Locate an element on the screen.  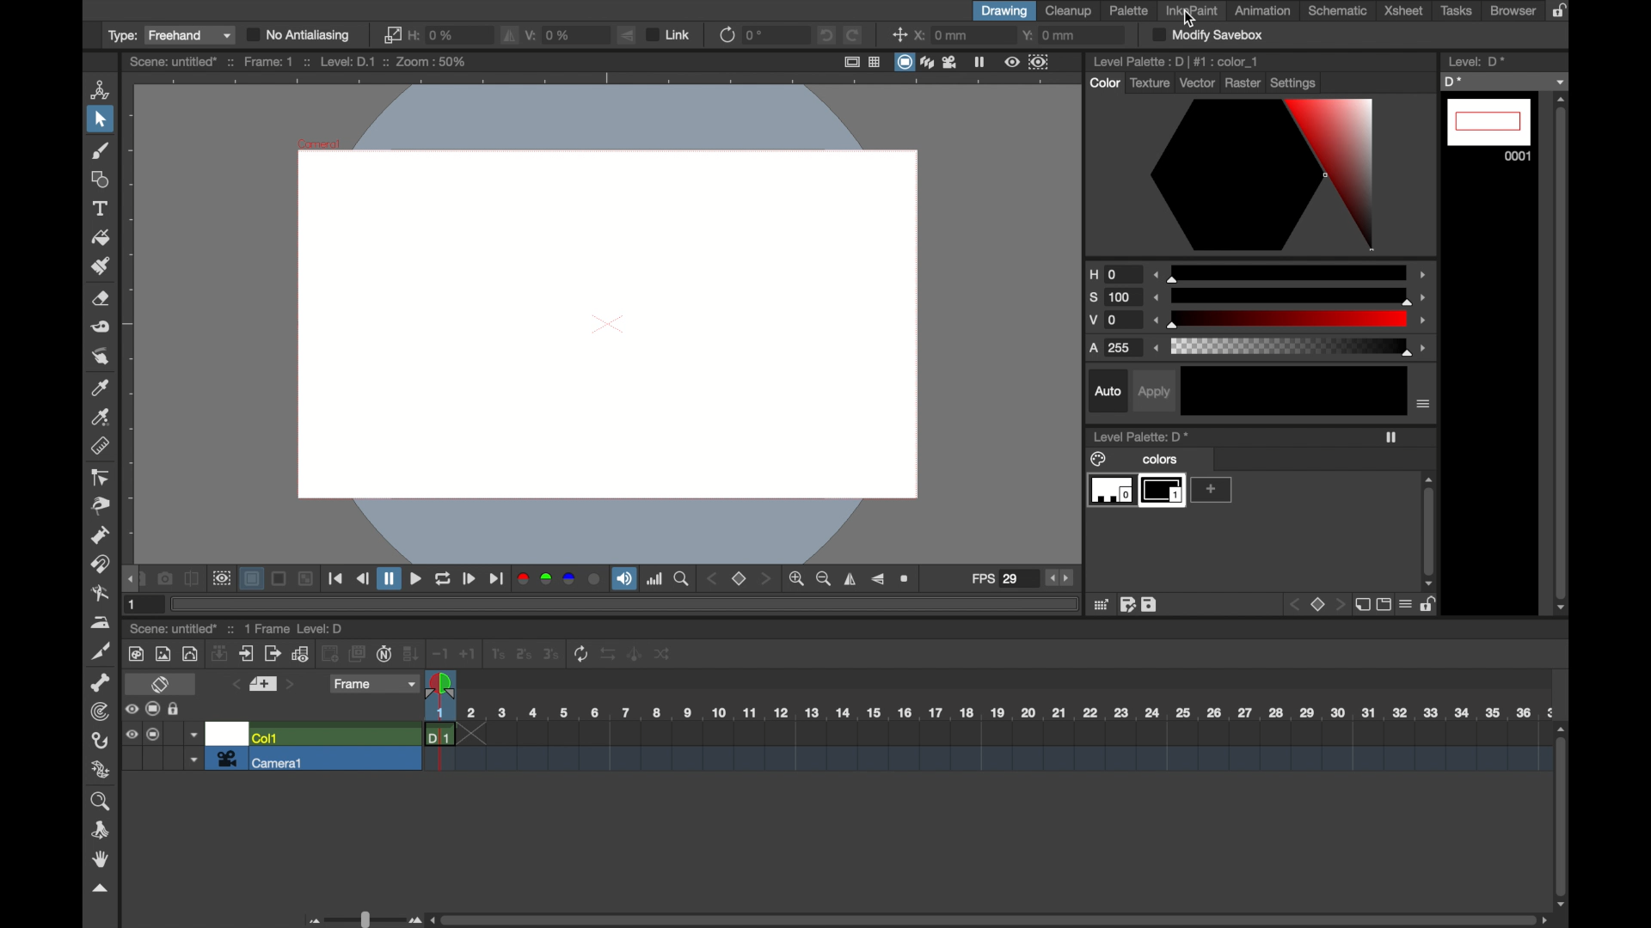
scale is located at coordinates (1290, 349).